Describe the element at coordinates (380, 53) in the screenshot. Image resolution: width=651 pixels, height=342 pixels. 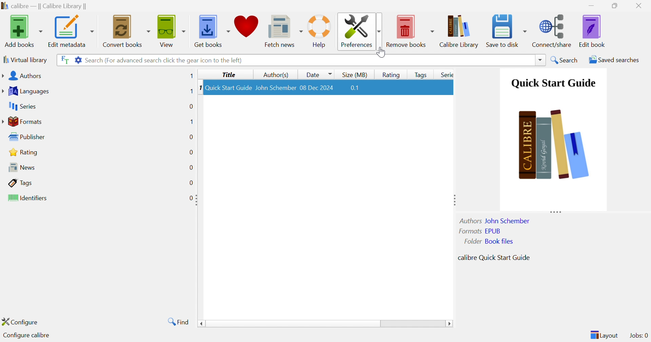
I see `Drop Down` at that location.